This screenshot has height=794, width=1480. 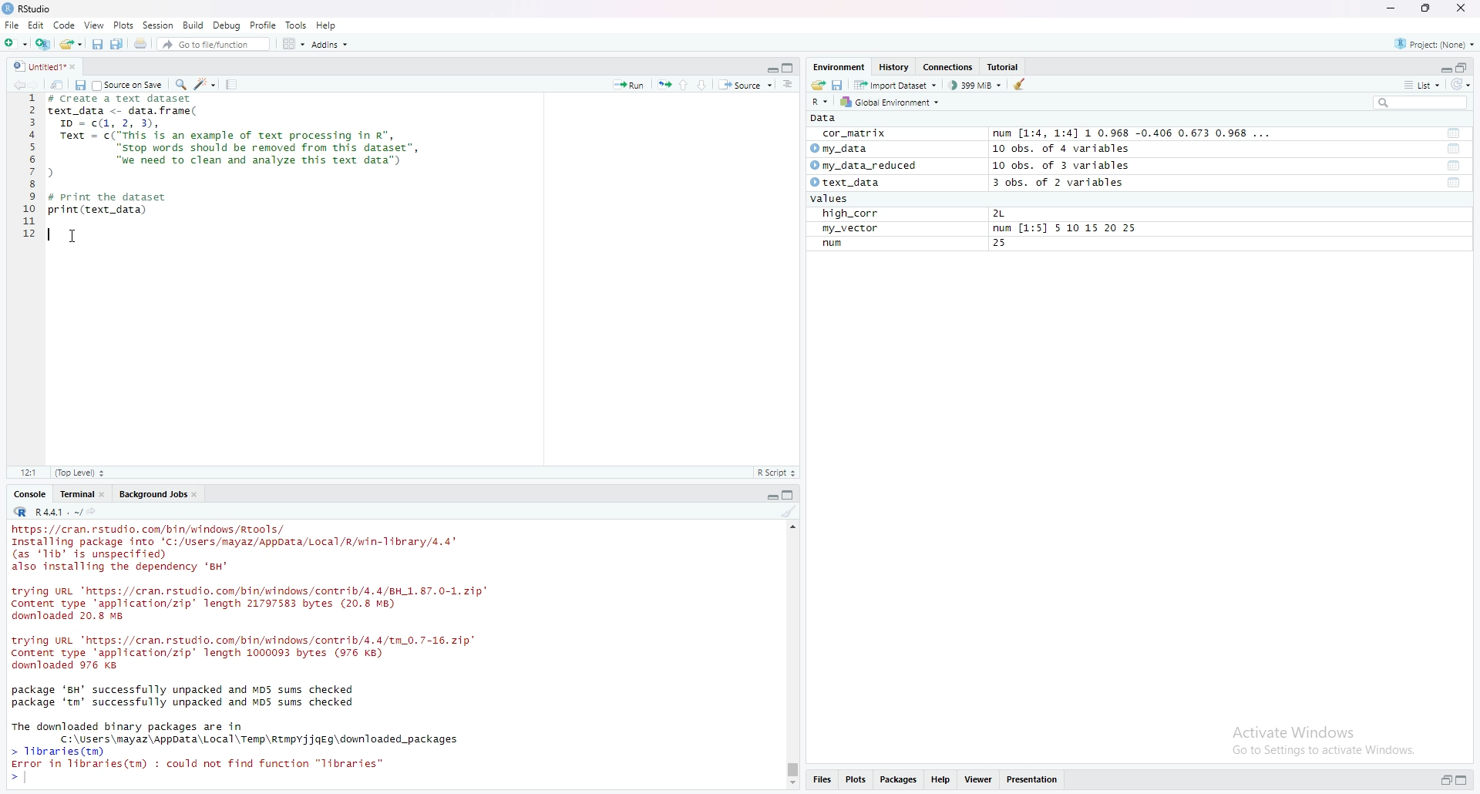 What do you see at coordinates (215, 45) in the screenshot?
I see `go to file/function` at bounding box center [215, 45].